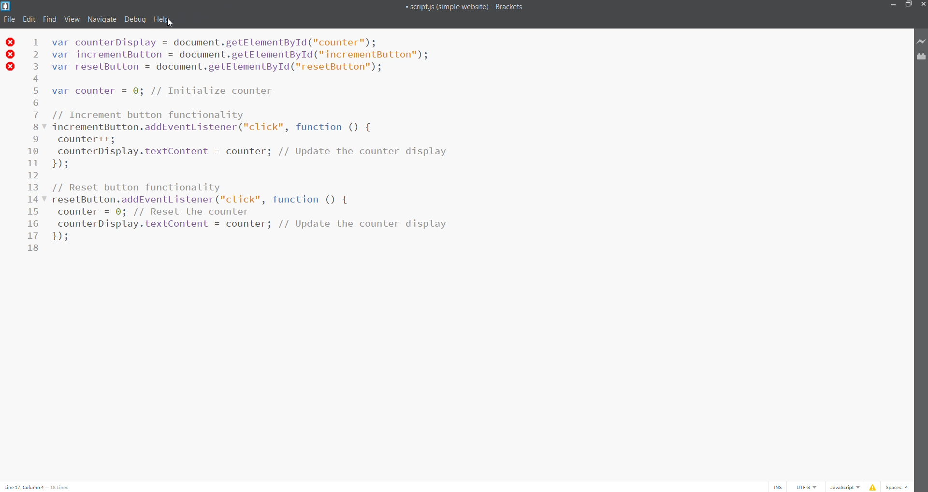 The image size is (928, 492). What do you see at coordinates (161, 19) in the screenshot?
I see `help` at bounding box center [161, 19].